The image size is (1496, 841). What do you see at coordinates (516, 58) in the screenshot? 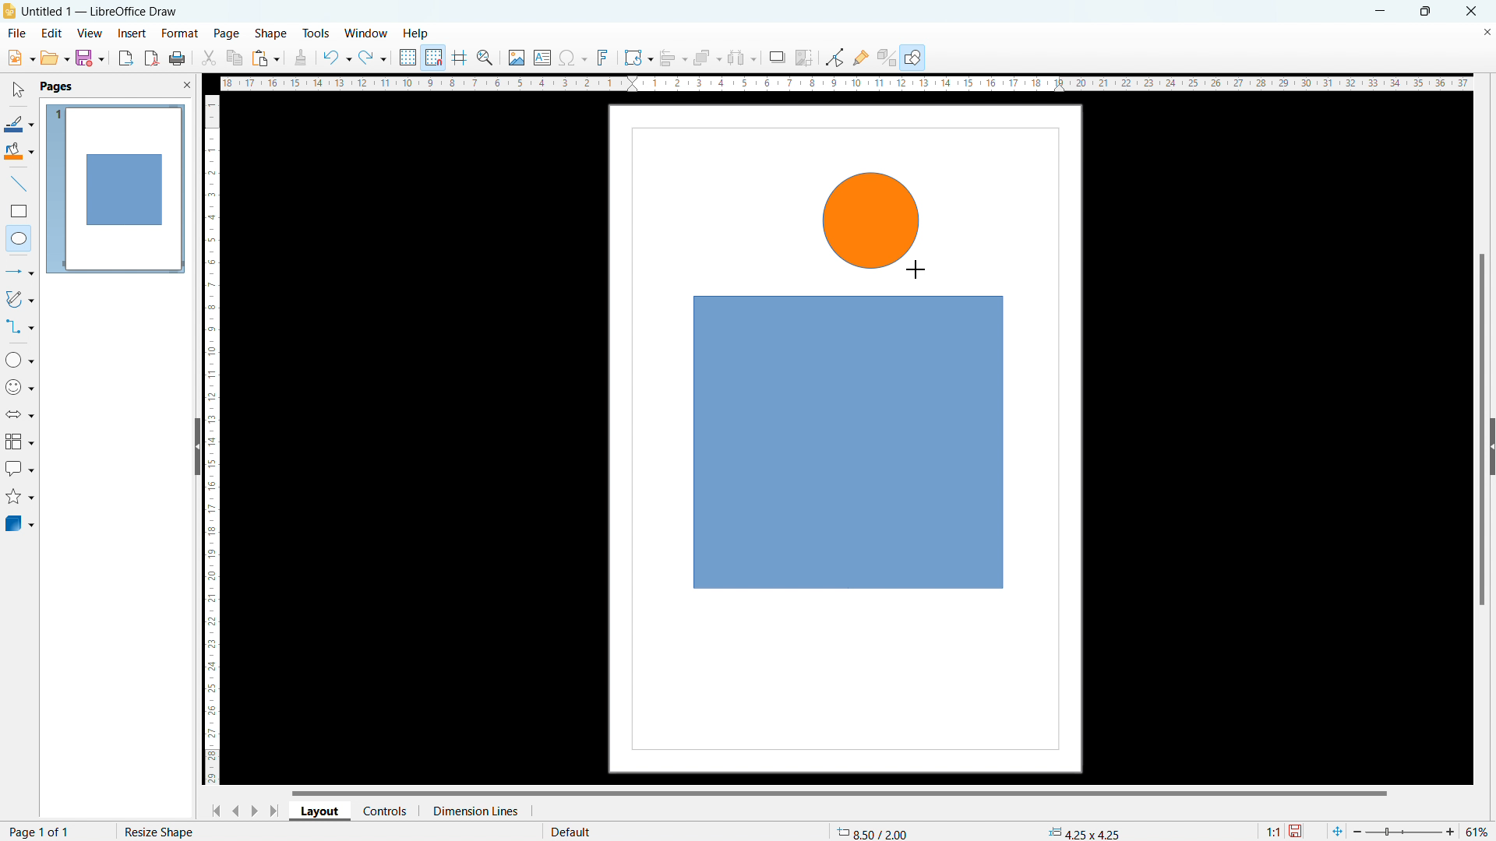
I see `insert image` at bounding box center [516, 58].